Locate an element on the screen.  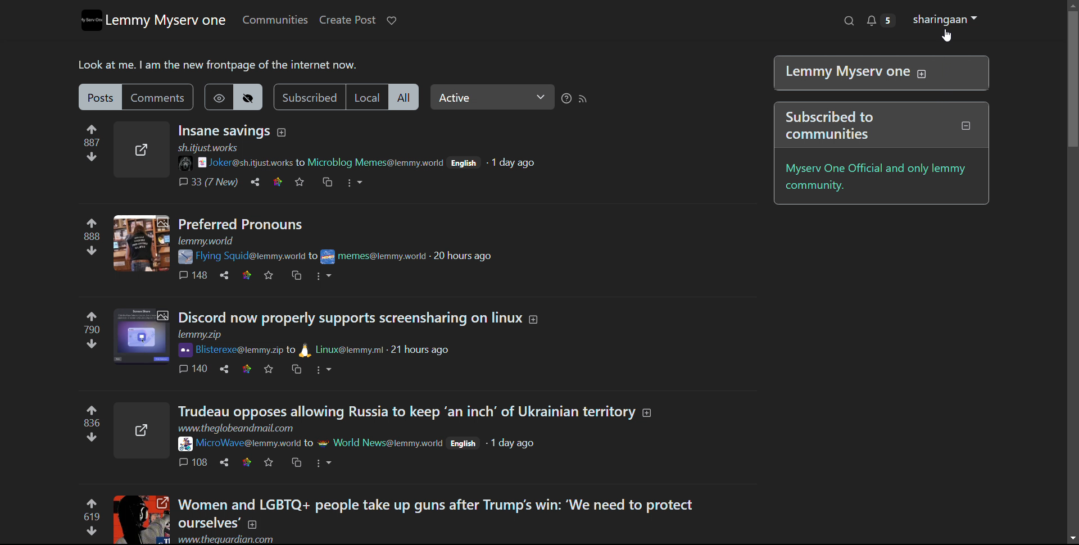
to memes@lemmy.work is located at coordinates (368, 257).